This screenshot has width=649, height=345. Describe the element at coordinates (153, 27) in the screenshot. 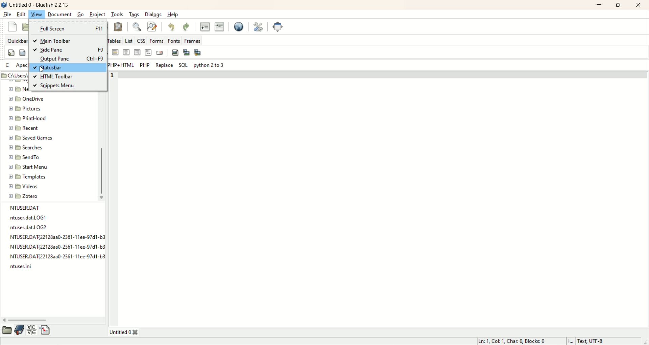

I see `advanced find and replace` at that location.